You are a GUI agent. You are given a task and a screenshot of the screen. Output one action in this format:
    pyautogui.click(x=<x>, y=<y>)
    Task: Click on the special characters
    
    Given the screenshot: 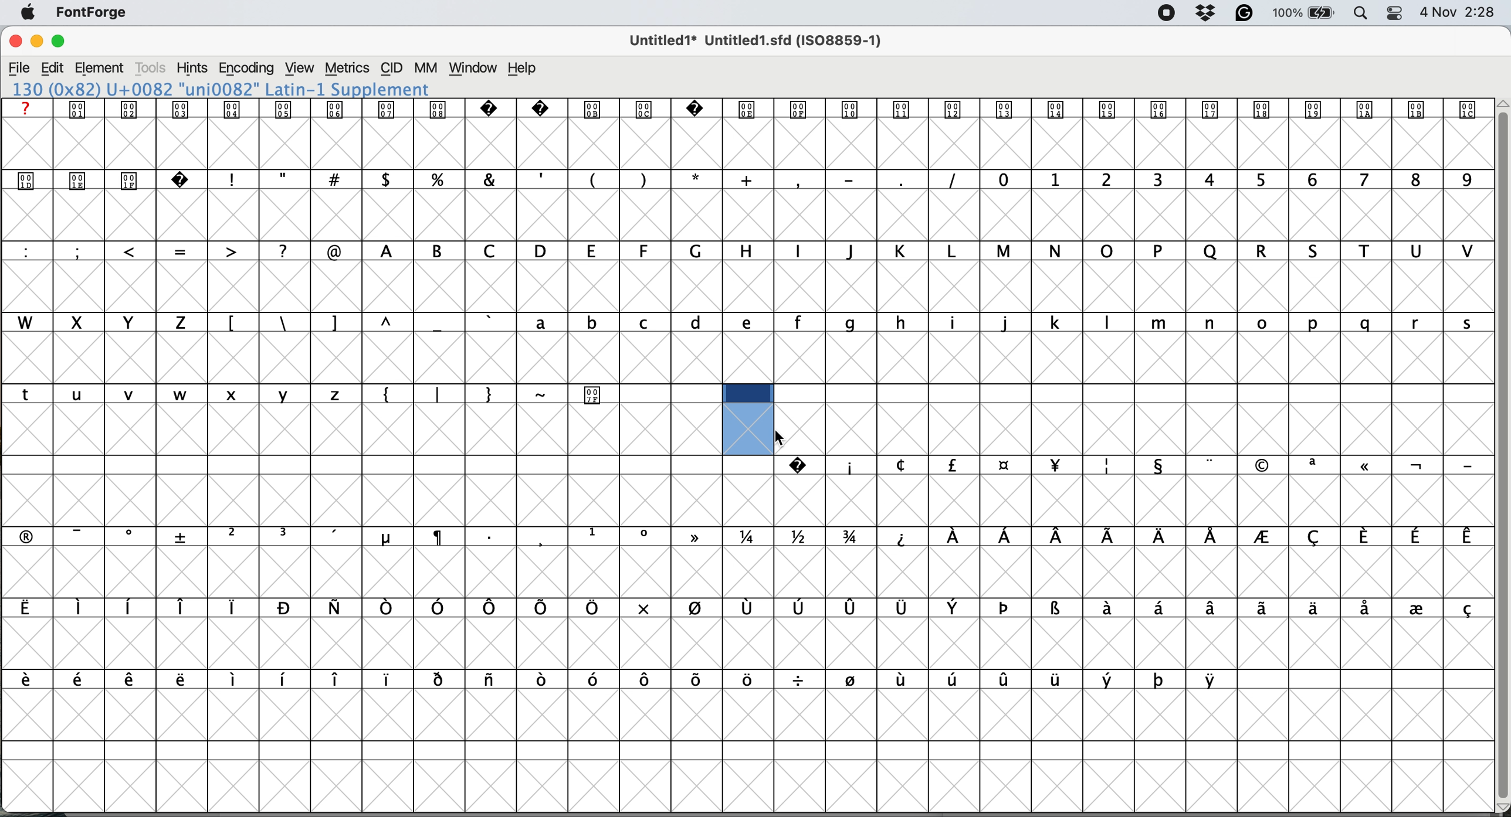 What is the action you would take?
    pyautogui.click(x=187, y=251)
    